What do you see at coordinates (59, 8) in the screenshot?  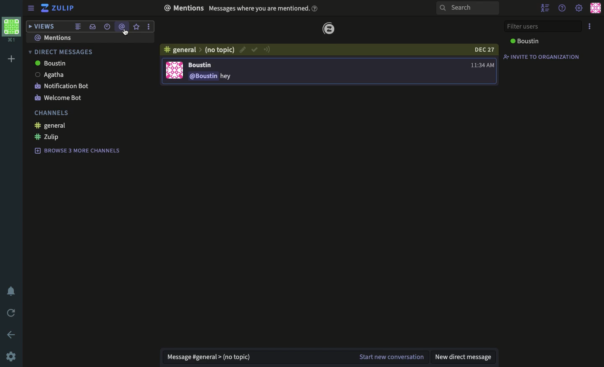 I see `zulip` at bounding box center [59, 8].